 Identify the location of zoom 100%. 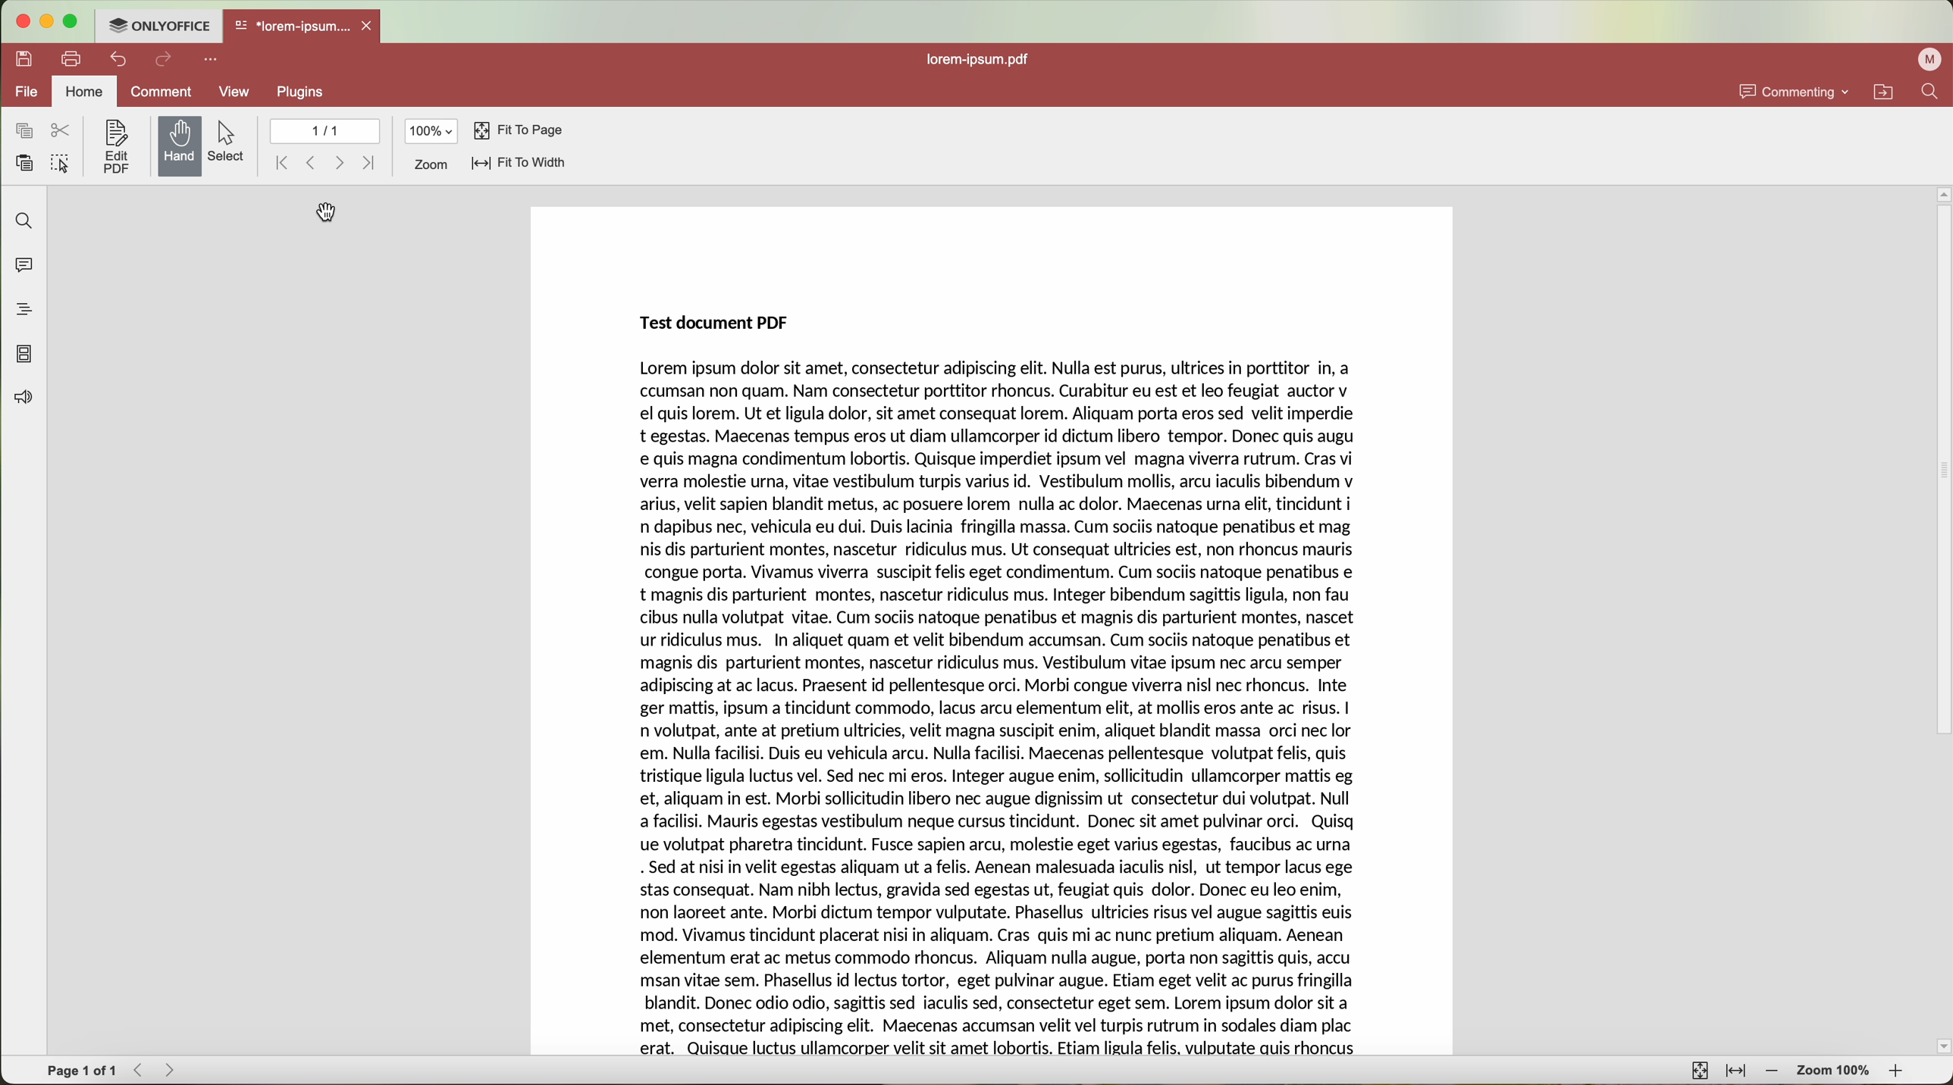
(1835, 1071).